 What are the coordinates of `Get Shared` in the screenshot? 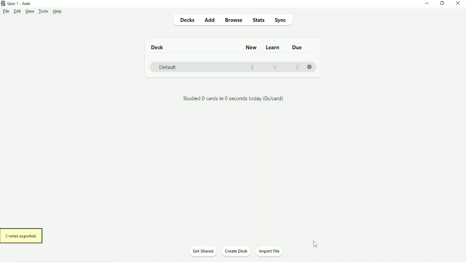 It's located at (203, 251).